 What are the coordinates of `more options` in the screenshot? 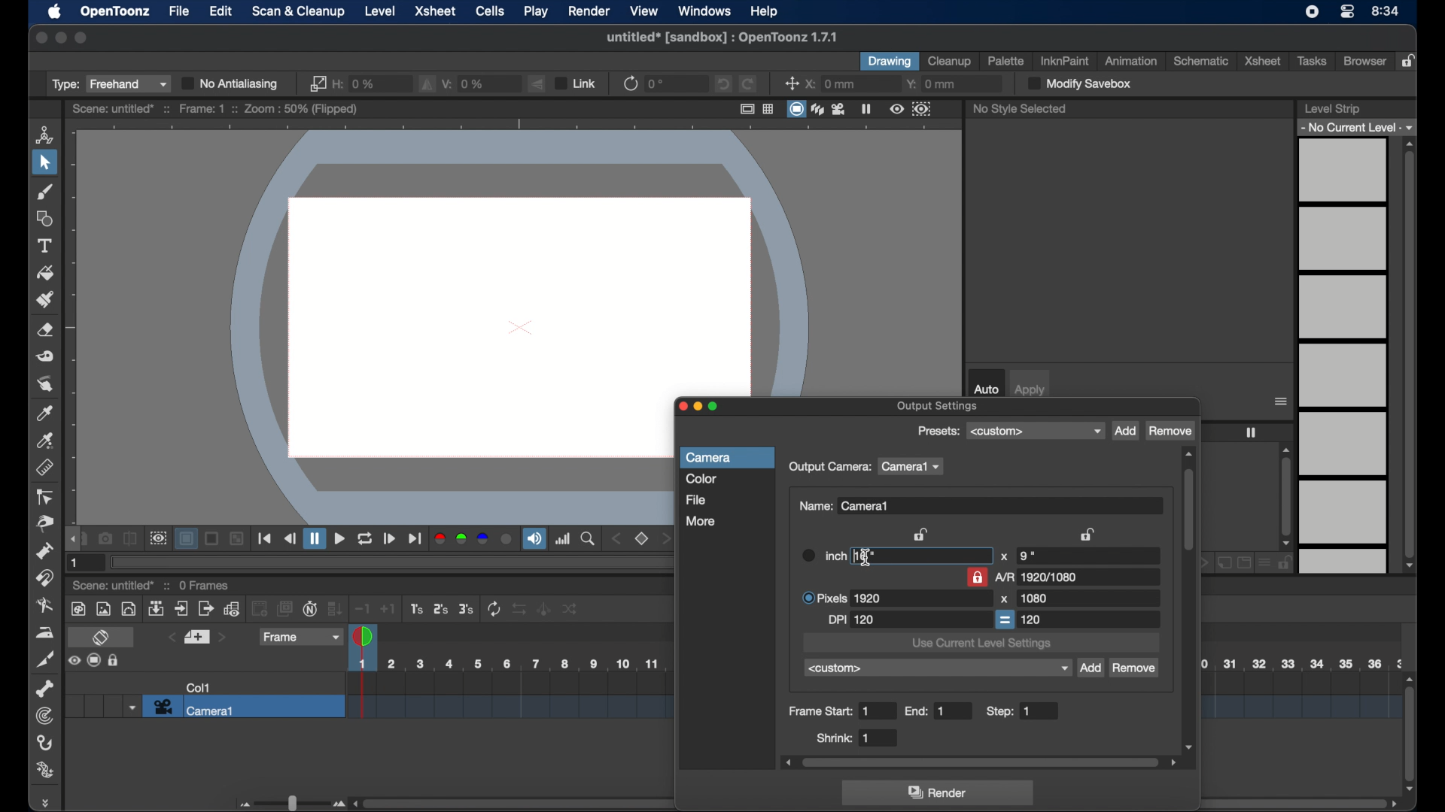 It's located at (1282, 401).